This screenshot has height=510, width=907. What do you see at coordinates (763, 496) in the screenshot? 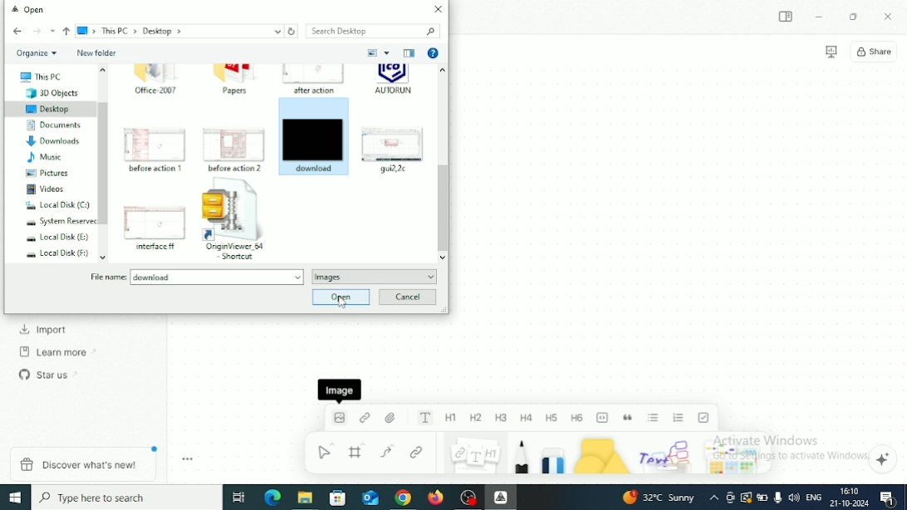
I see `Charging, plugged in` at bounding box center [763, 496].